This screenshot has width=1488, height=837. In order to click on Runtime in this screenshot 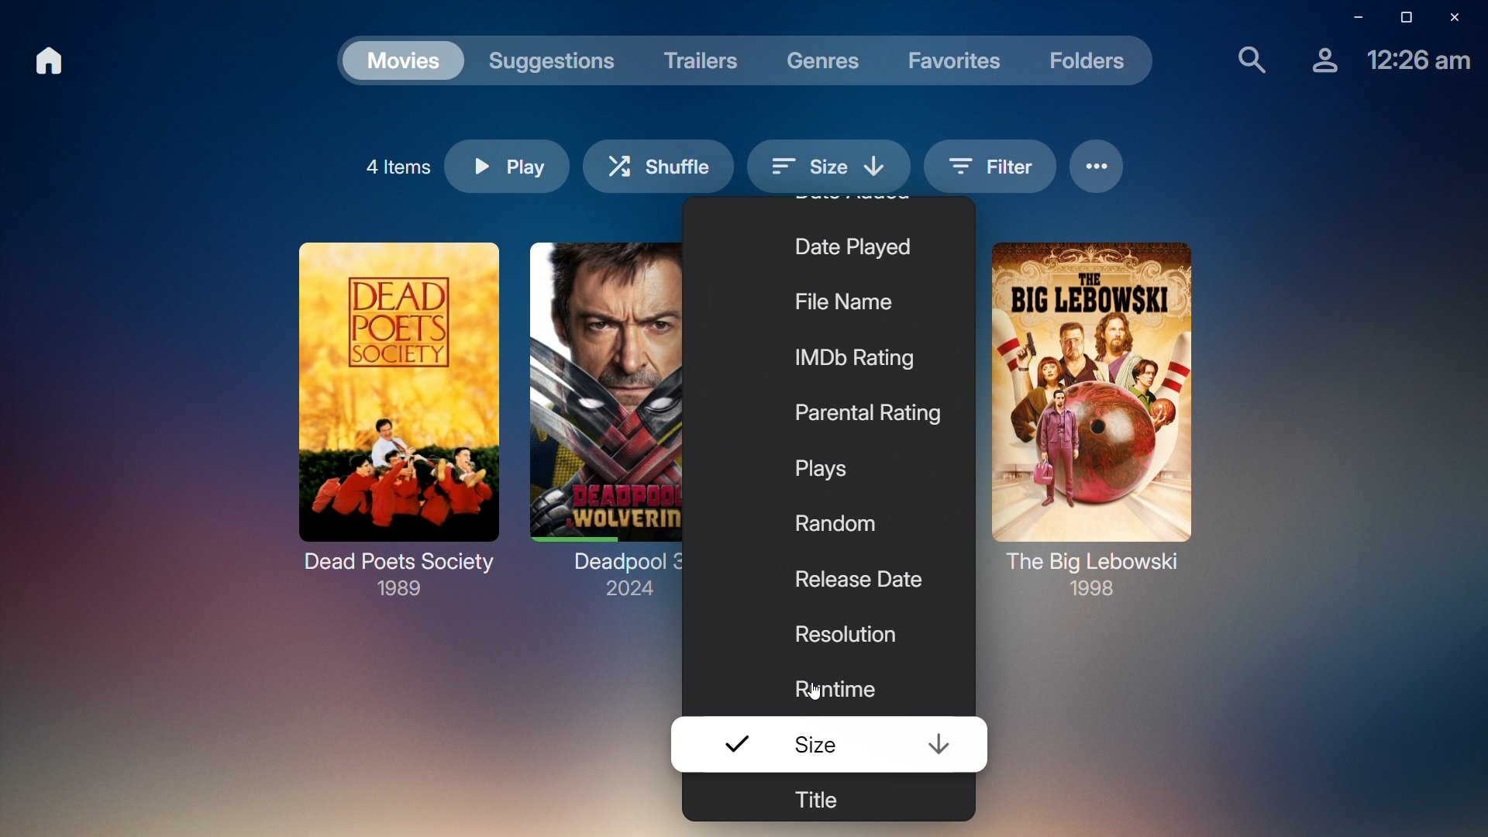, I will do `click(856, 693)`.